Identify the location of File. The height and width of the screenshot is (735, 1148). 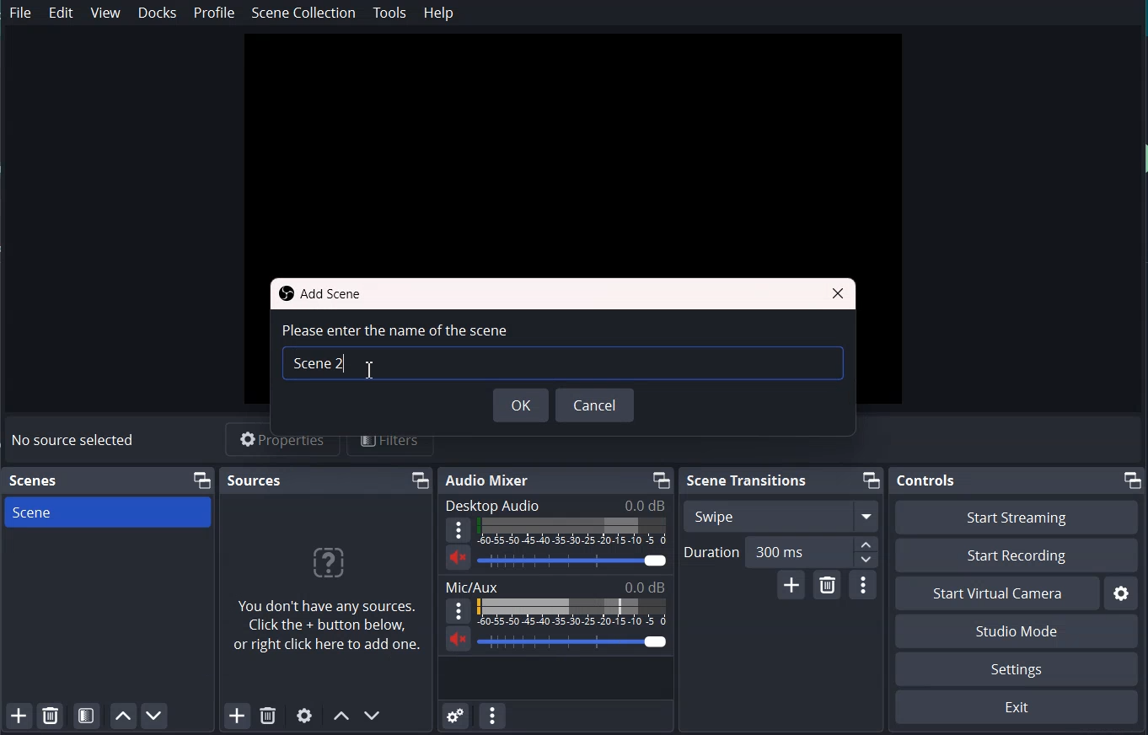
(22, 13).